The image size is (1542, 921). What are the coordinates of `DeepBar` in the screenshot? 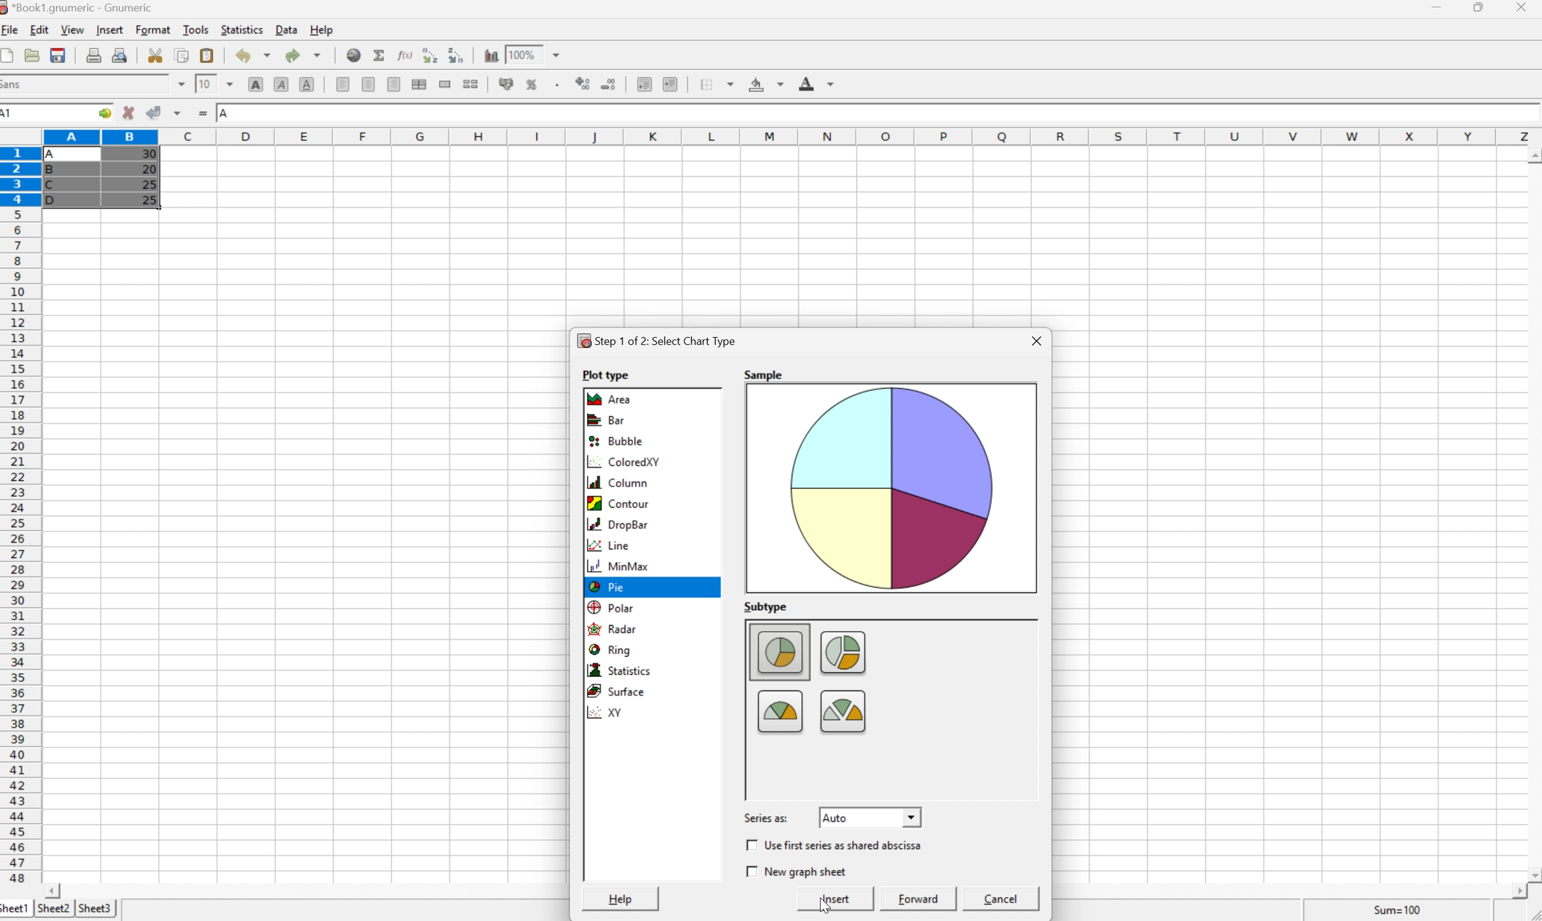 It's located at (616, 524).